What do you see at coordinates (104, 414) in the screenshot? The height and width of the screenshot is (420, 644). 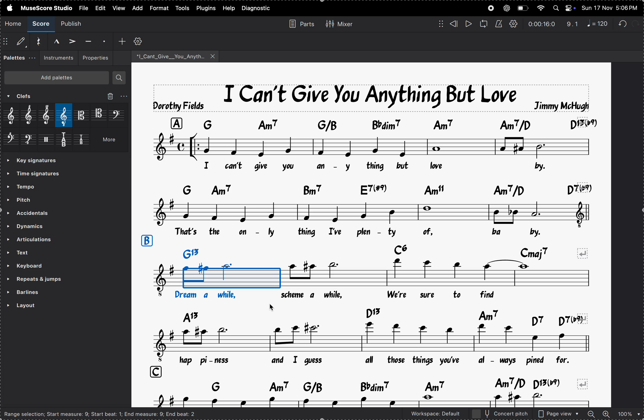 I see `Range selection; Start measure: 9; Start beat: 1; End measure: 9; End beat: 2` at bounding box center [104, 414].